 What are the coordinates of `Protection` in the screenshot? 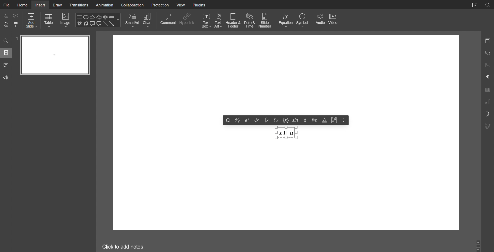 It's located at (160, 5).